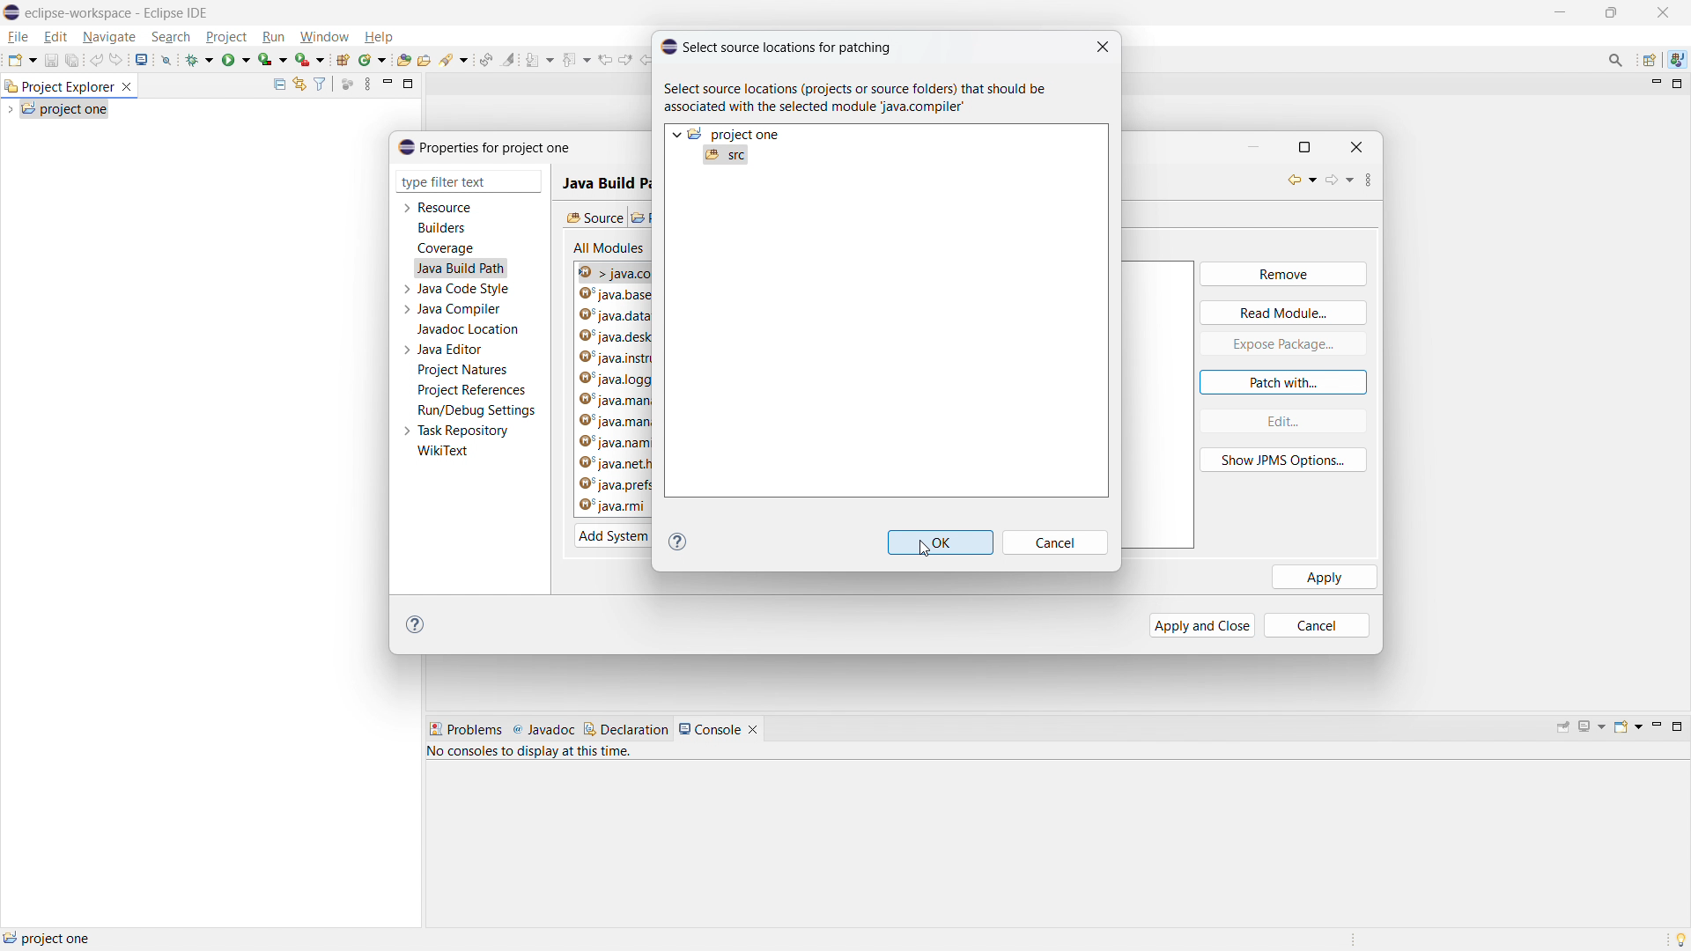 This screenshot has width=1691, height=951. What do you see at coordinates (55, 38) in the screenshot?
I see `edit` at bounding box center [55, 38].